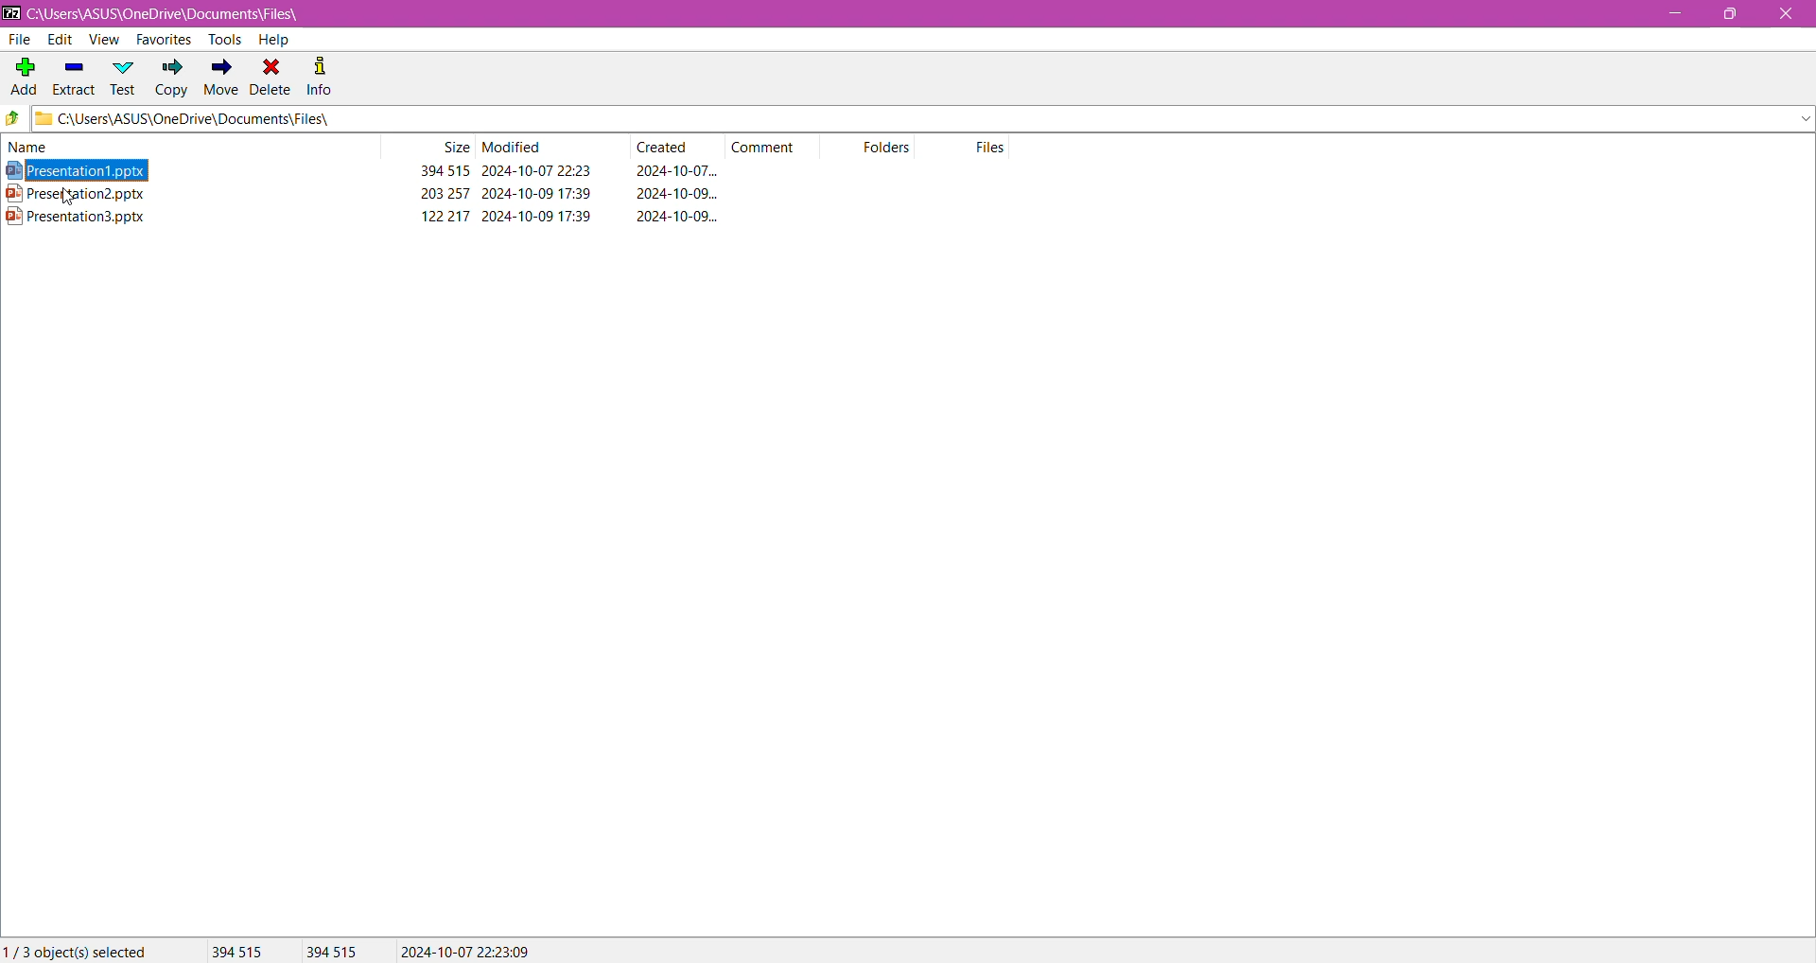 This screenshot has height=963, width=1816. What do you see at coordinates (321, 75) in the screenshot?
I see `Info` at bounding box center [321, 75].